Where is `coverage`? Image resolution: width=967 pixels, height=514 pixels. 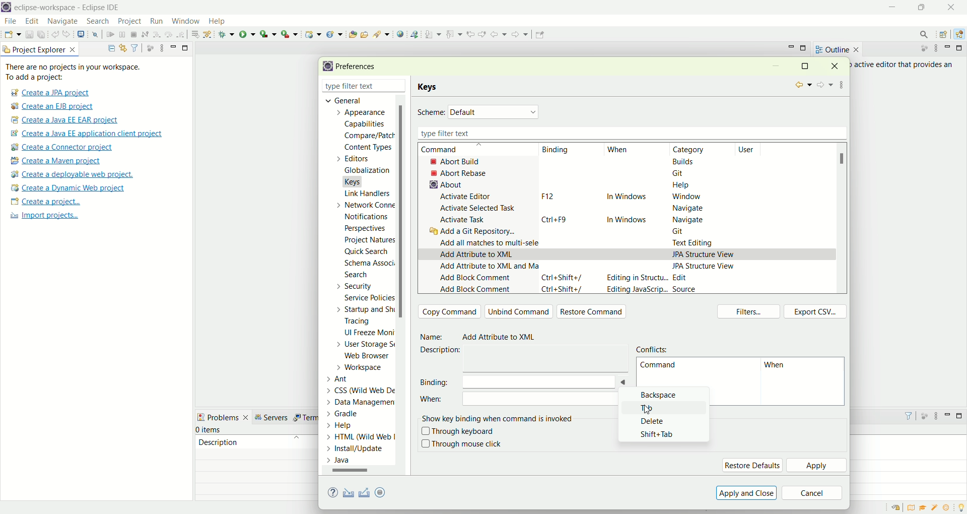 coverage is located at coordinates (268, 34).